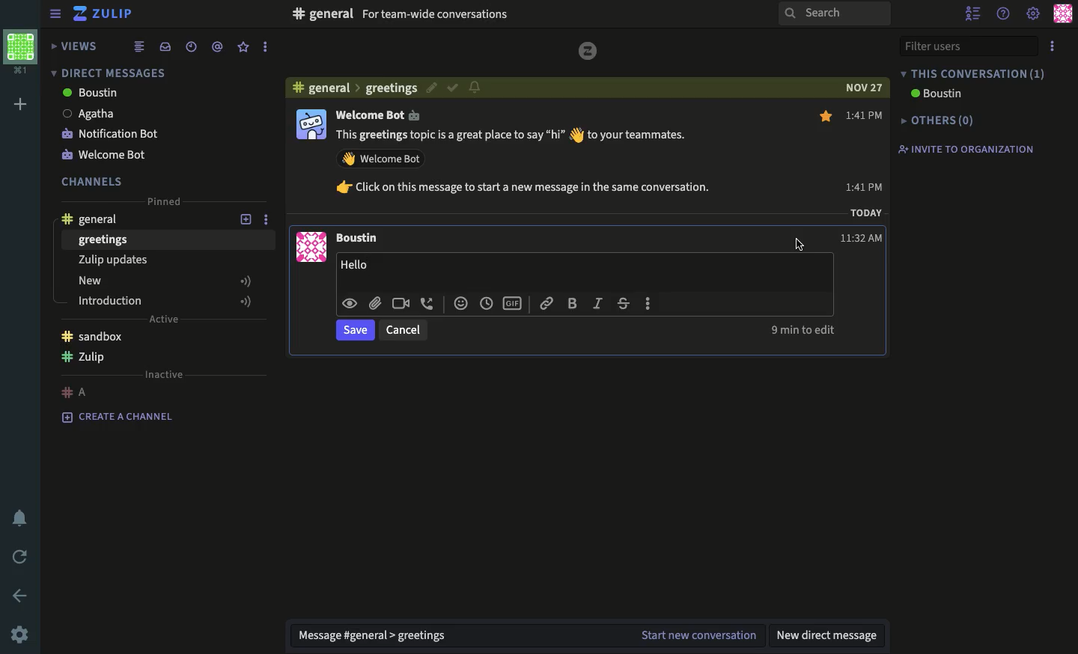 The height and width of the screenshot is (654, 1078). I want to click on Hello, so click(356, 265).